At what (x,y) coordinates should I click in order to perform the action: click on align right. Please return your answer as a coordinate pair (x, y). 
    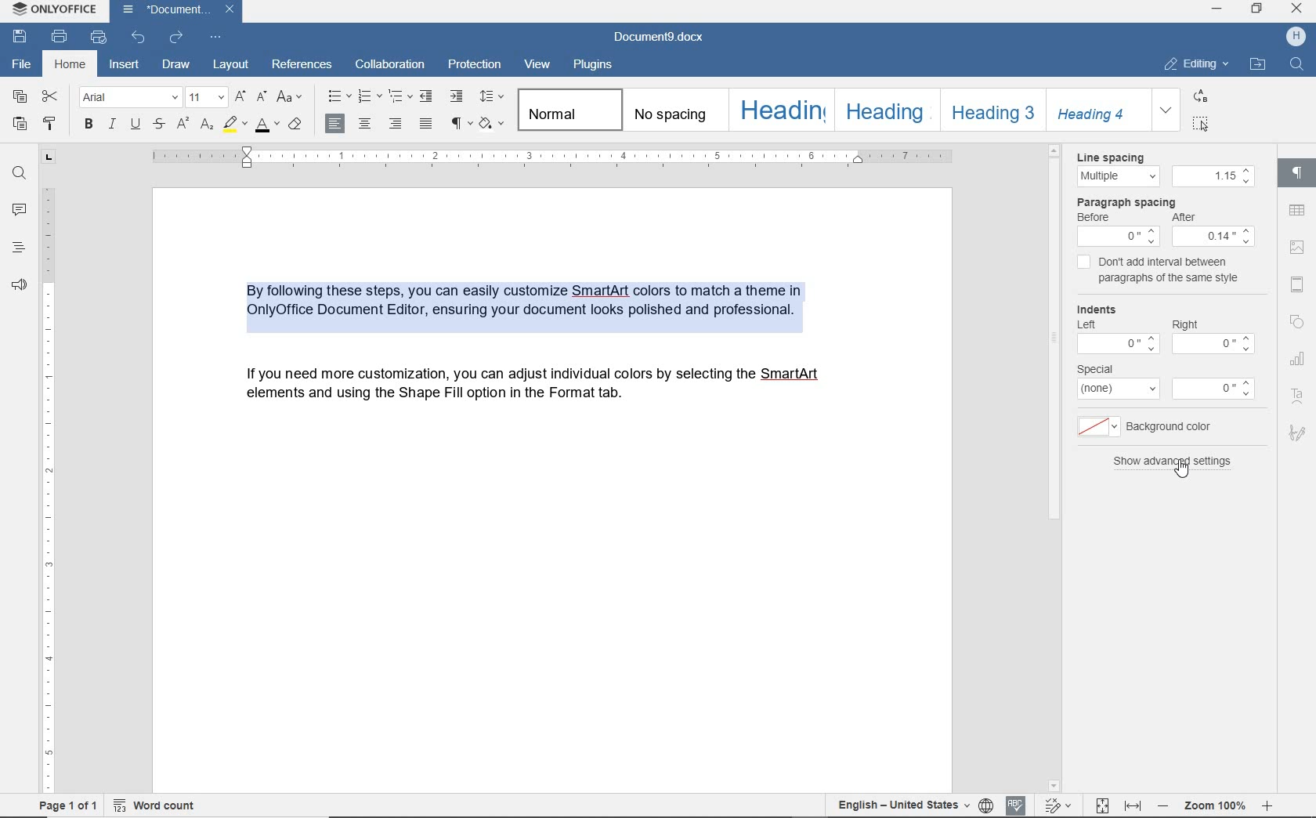
    Looking at the image, I should click on (394, 123).